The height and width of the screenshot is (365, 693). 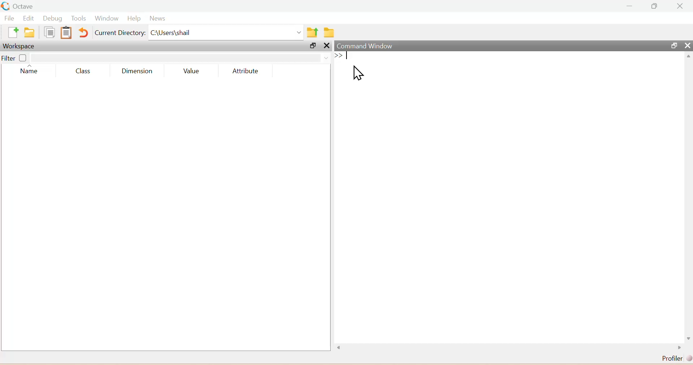 What do you see at coordinates (26, 6) in the screenshot?
I see `Octave` at bounding box center [26, 6].